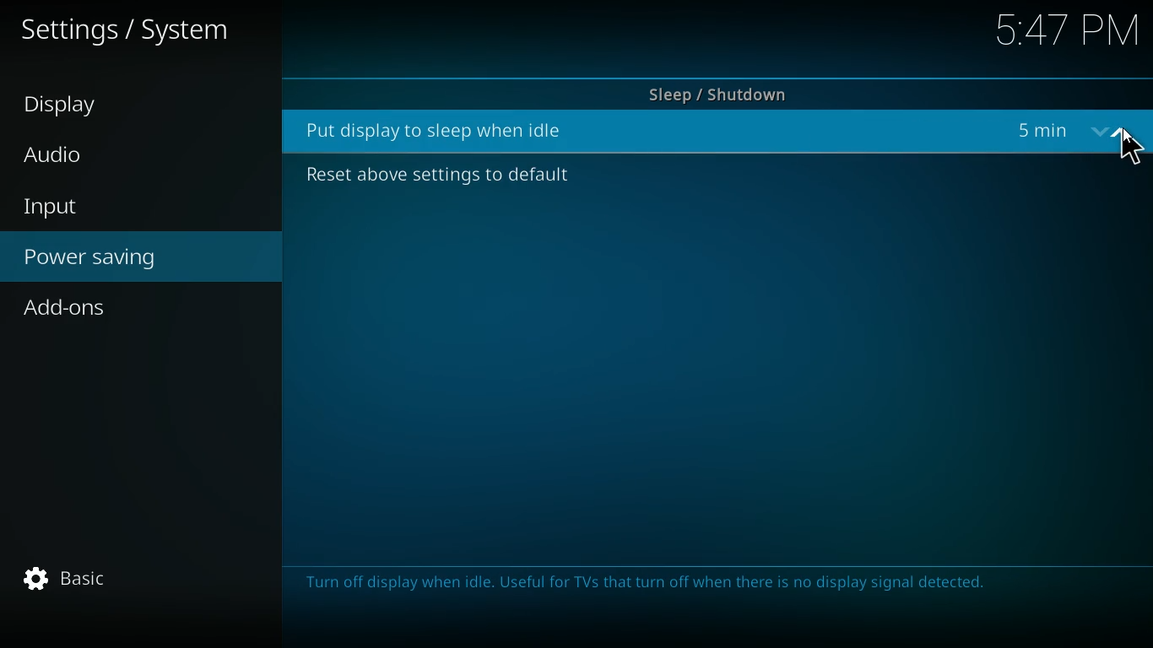  Describe the element at coordinates (430, 177) in the screenshot. I see `reset above settings do default` at that location.